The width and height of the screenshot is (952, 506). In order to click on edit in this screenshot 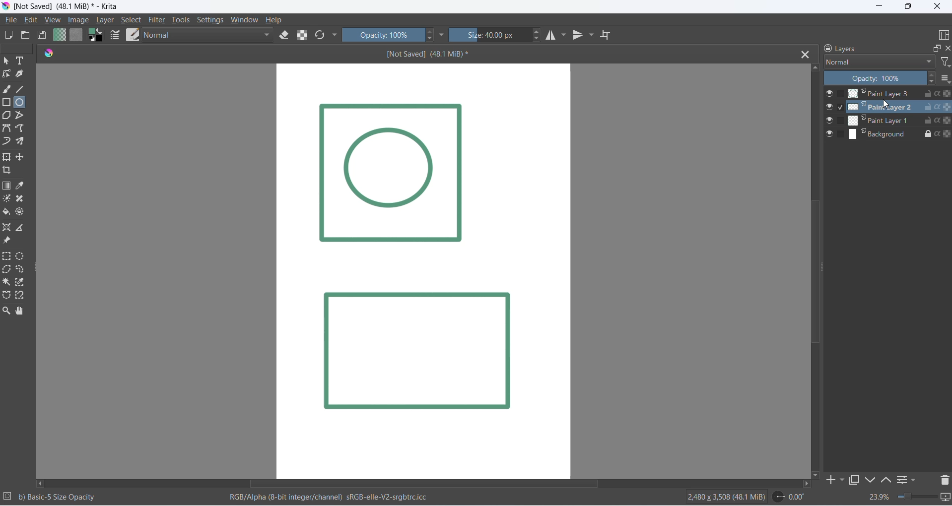, I will do `click(30, 20)`.